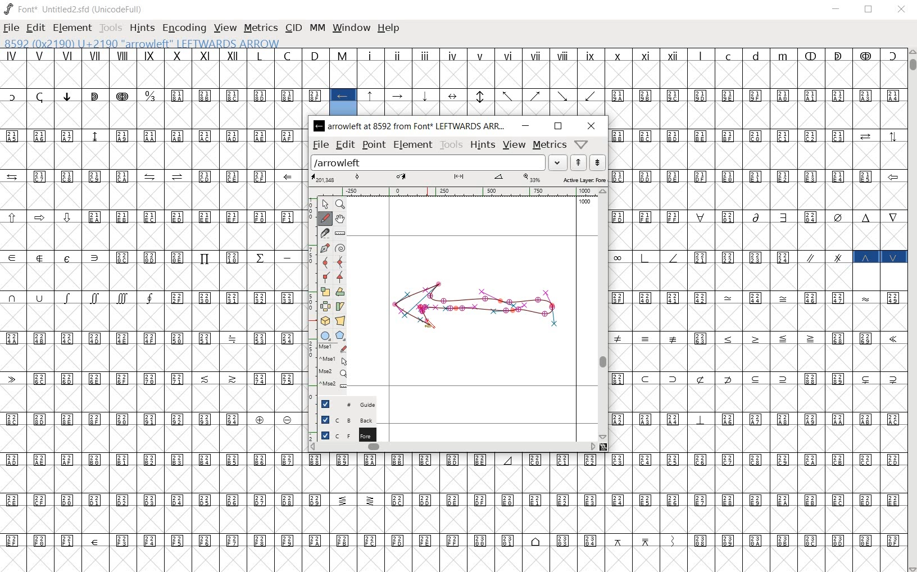  I want to click on Add a corner point, so click(341, 276).